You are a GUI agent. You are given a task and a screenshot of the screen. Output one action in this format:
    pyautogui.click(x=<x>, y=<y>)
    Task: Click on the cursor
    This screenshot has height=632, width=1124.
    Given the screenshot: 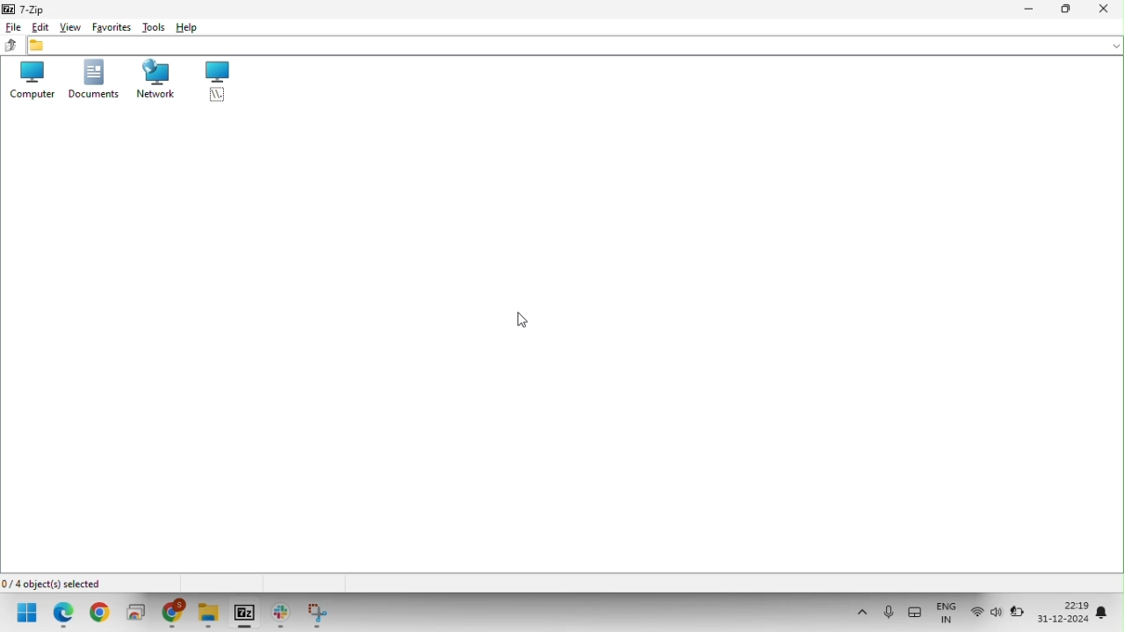 What is the action you would take?
    pyautogui.click(x=524, y=318)
    